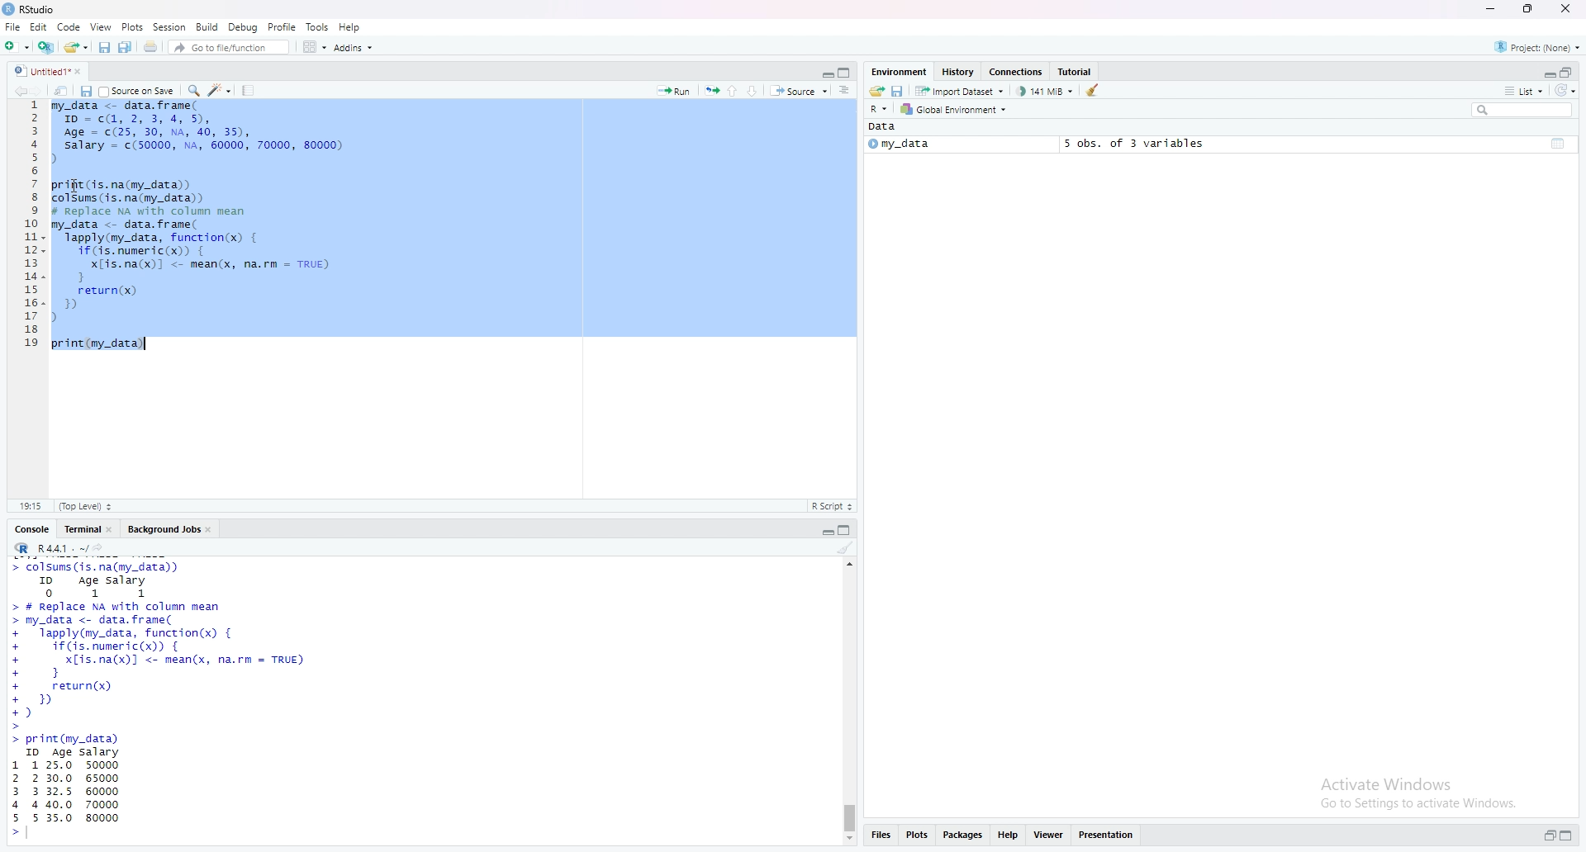 The height and width of the screenshot is (852, 1586). Describe the element at coordinates (1569, 8) in the screenshot. I see `close` at that location.